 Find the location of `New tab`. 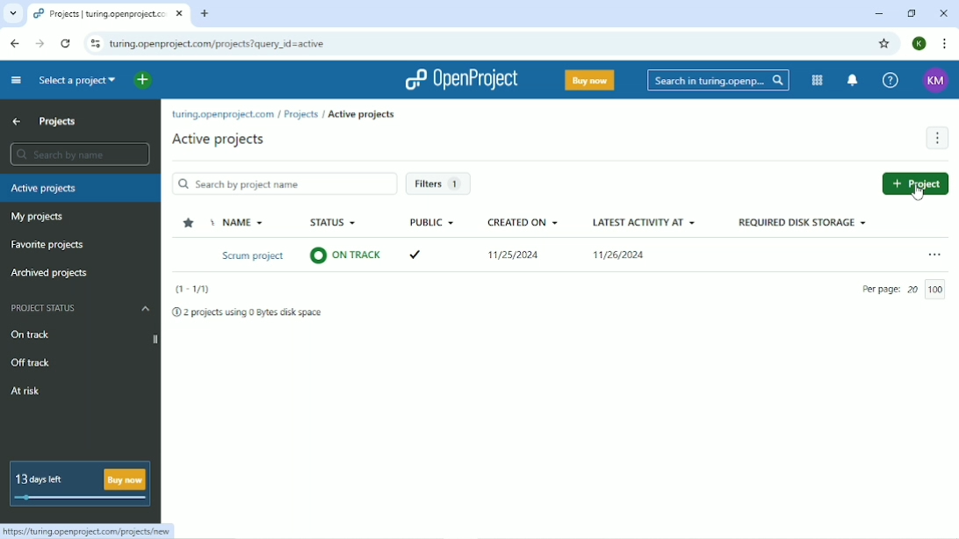

New tab is located at coordinates (205, 13).